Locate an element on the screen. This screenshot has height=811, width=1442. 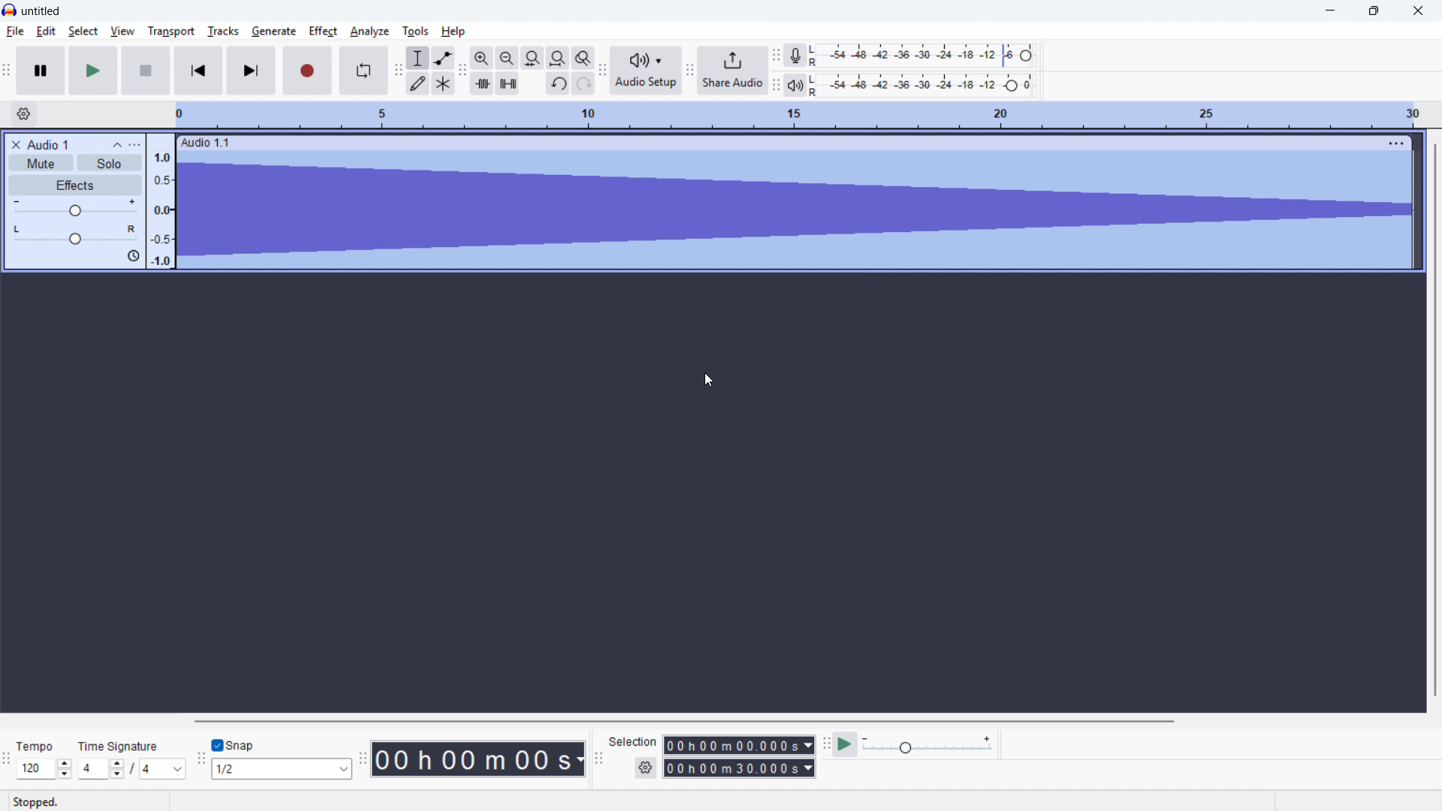
Selection end time is located at coordinates (739, 768).